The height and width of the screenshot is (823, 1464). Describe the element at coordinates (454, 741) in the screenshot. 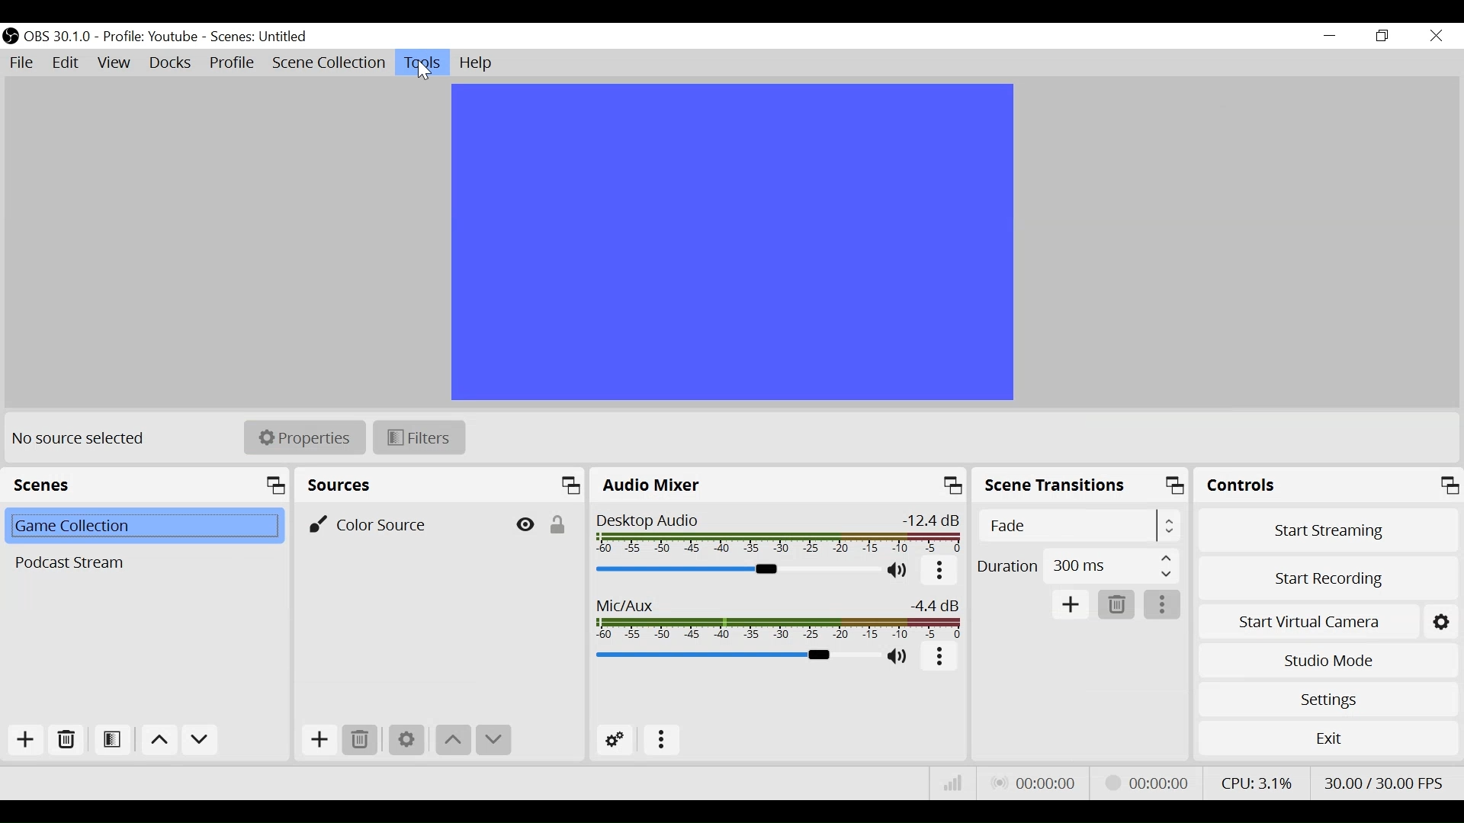

I see `move up` at that location.